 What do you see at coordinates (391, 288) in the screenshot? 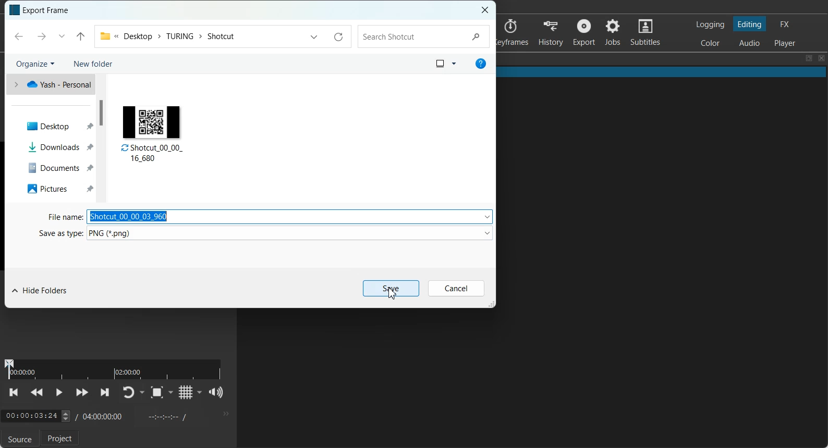
I see `save` at bounding box center [391, 288].